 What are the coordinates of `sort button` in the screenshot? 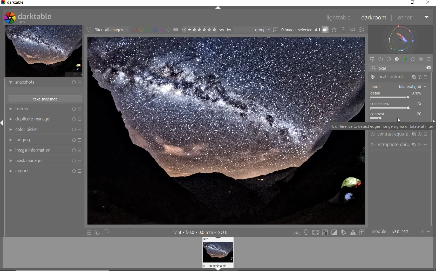 It's located at (275, 31).